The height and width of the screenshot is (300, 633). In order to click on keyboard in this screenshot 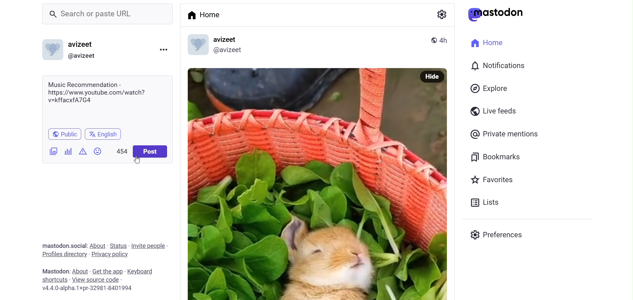, I will do `click(142, 270)`.